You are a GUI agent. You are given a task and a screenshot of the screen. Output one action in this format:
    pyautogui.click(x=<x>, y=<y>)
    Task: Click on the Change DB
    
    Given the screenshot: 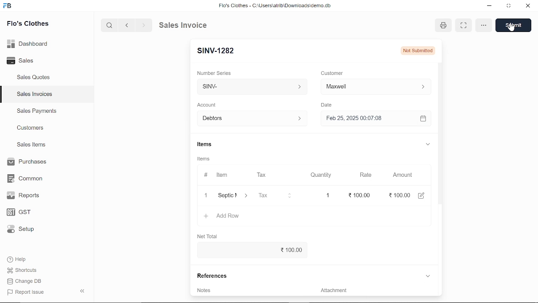 What is the action you would take?
    pyautogui.click(x=25, y=281)
    